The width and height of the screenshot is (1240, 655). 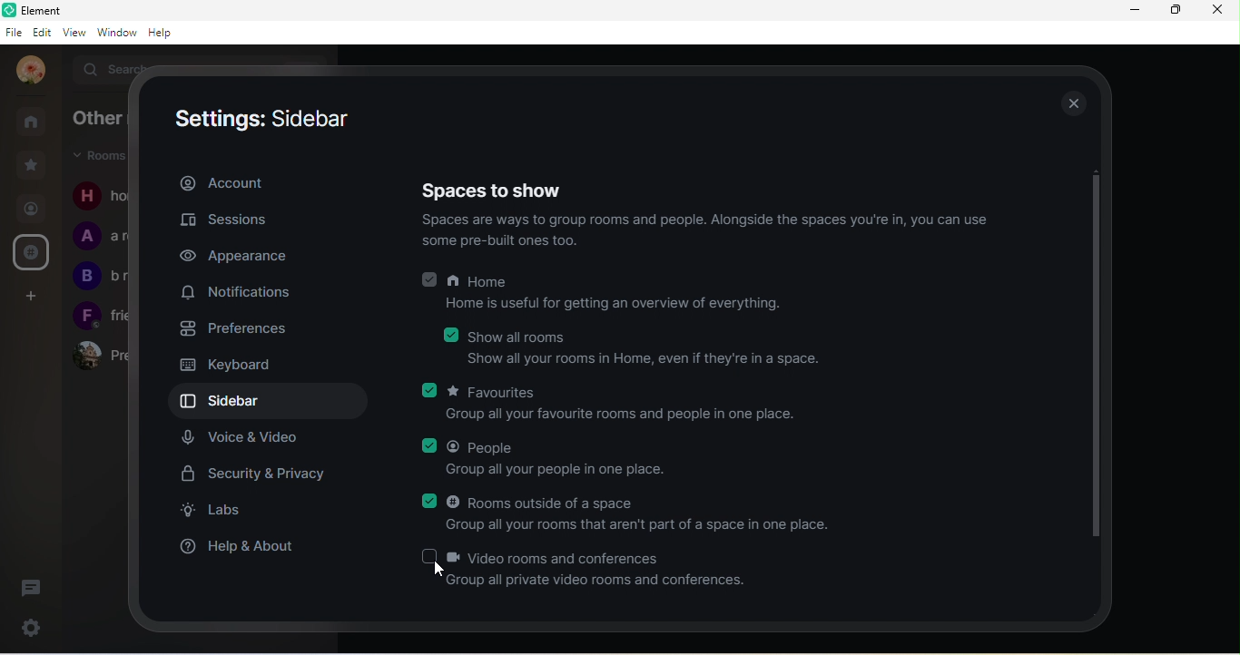 I want to click on sessions, so click(x=233, y=221).